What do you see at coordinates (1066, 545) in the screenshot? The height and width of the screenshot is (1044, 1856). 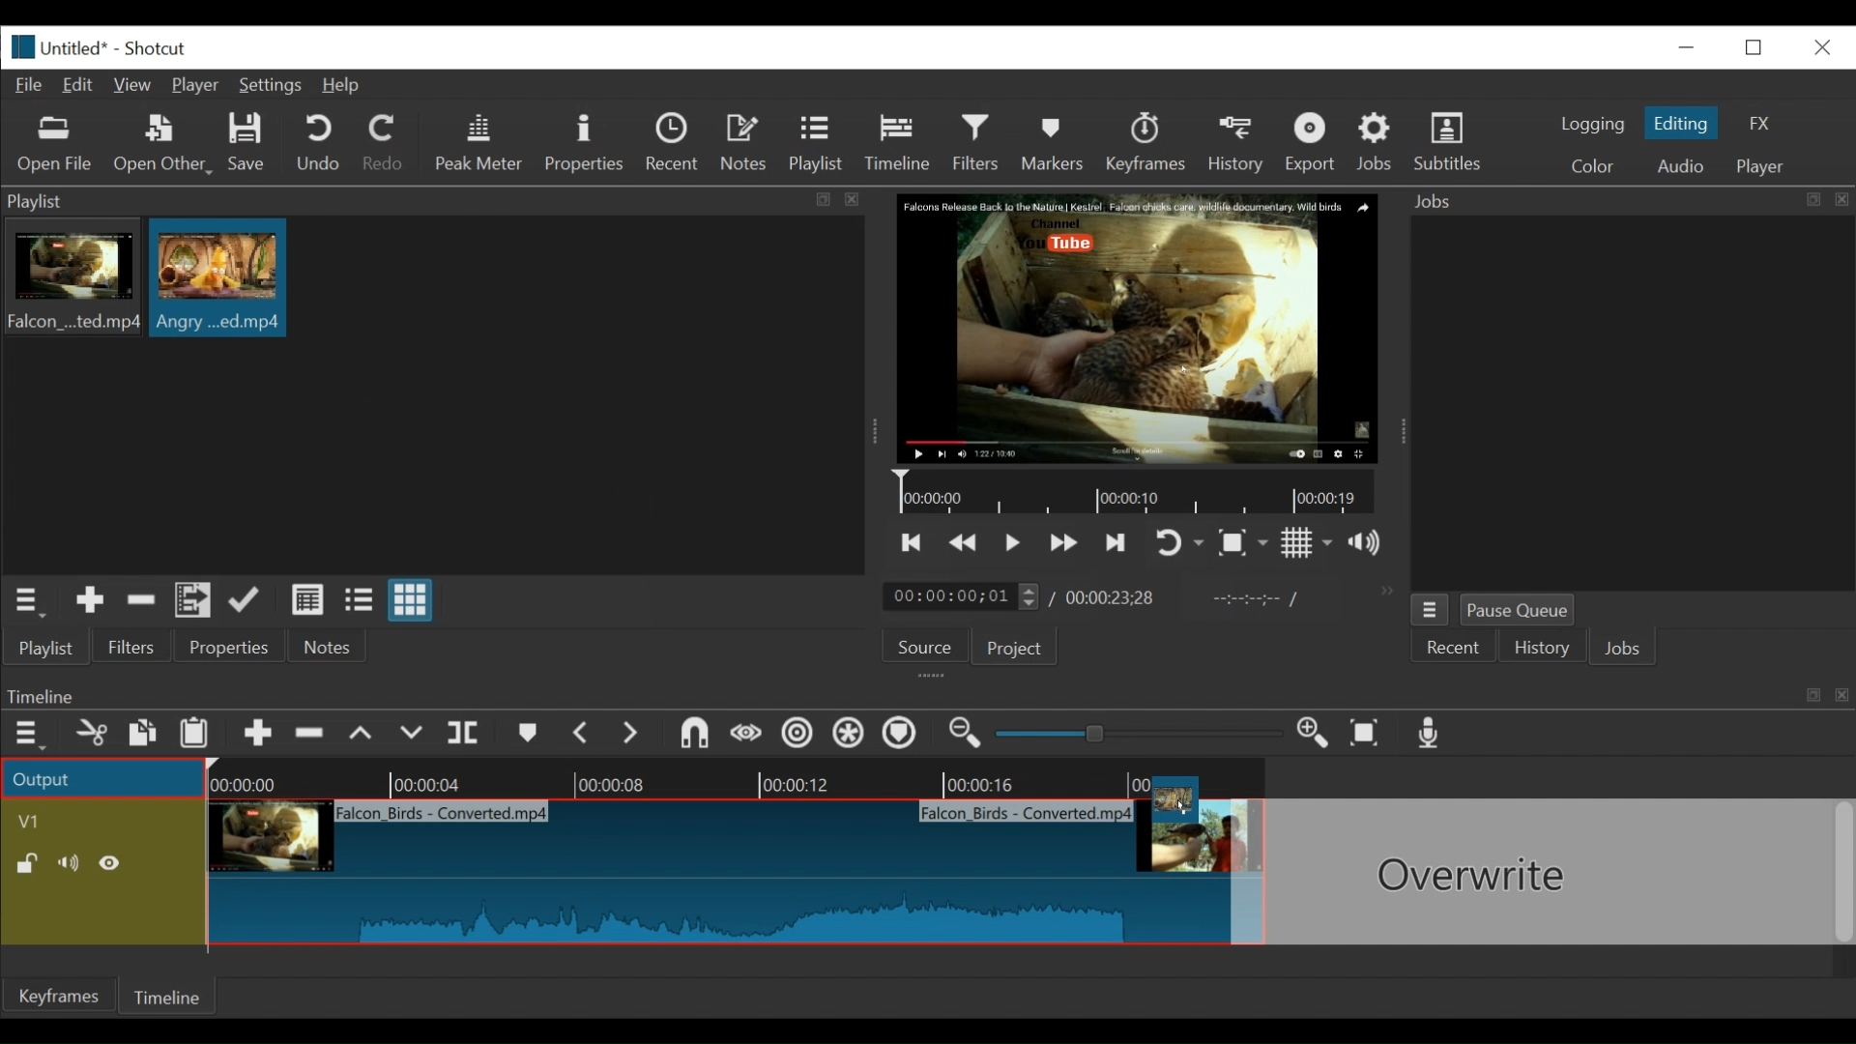 I see `play forward quickly` at bounding box center [1066, 545].